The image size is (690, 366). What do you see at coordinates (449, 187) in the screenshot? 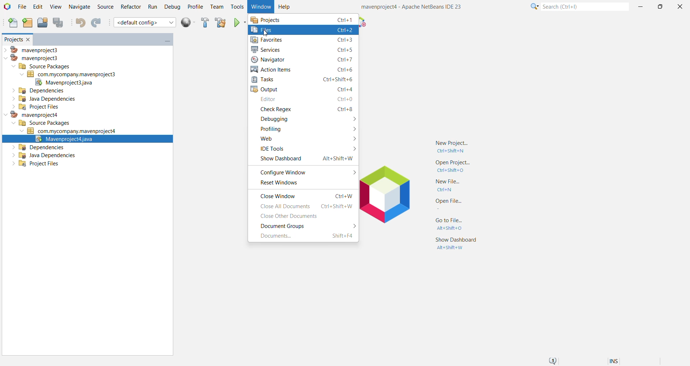
I see `New File` at bounding box center [449, 187].